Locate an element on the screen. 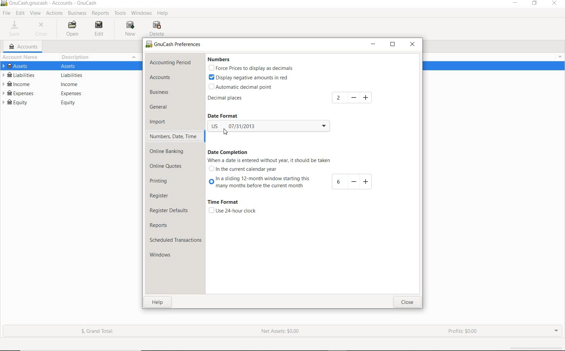 The width and height of the screenshot is (565, 351). accounts is located at coordinates (169, 78).